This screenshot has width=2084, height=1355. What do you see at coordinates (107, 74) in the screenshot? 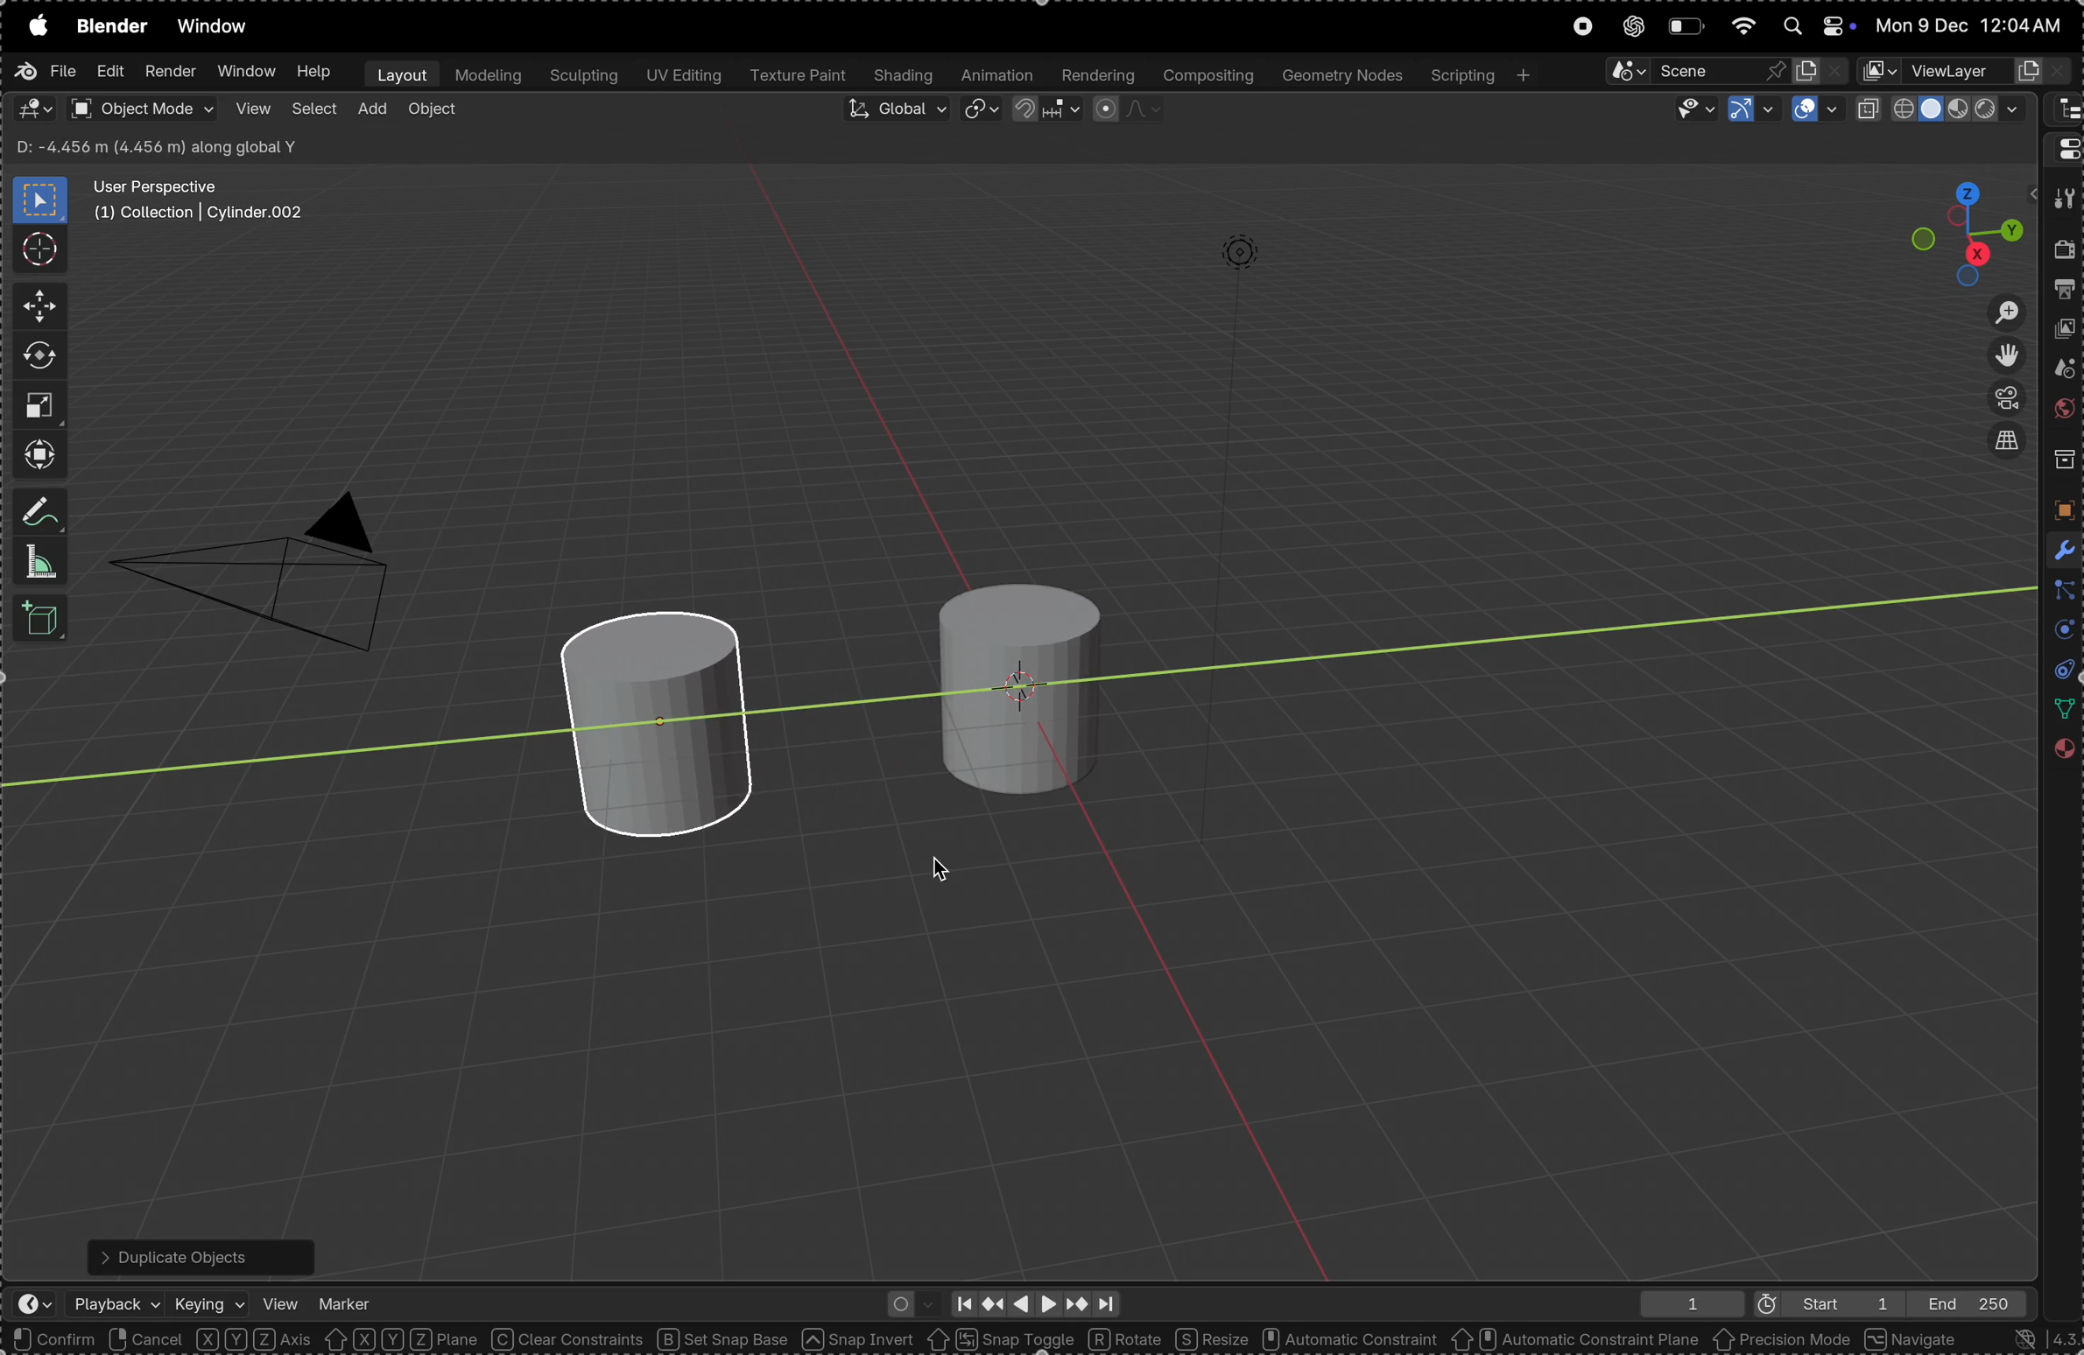
I see `Edit` at bounding box center [107, 74].